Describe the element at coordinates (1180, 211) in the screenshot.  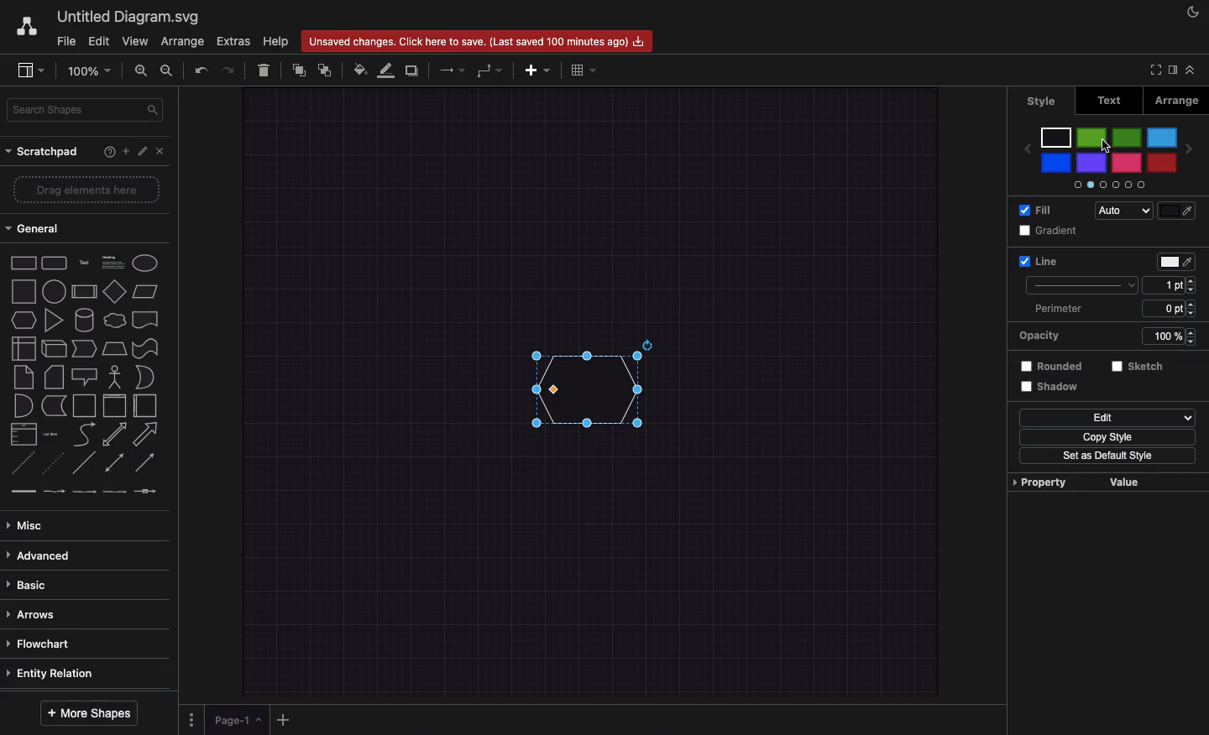
I see `colorfill` at that location.